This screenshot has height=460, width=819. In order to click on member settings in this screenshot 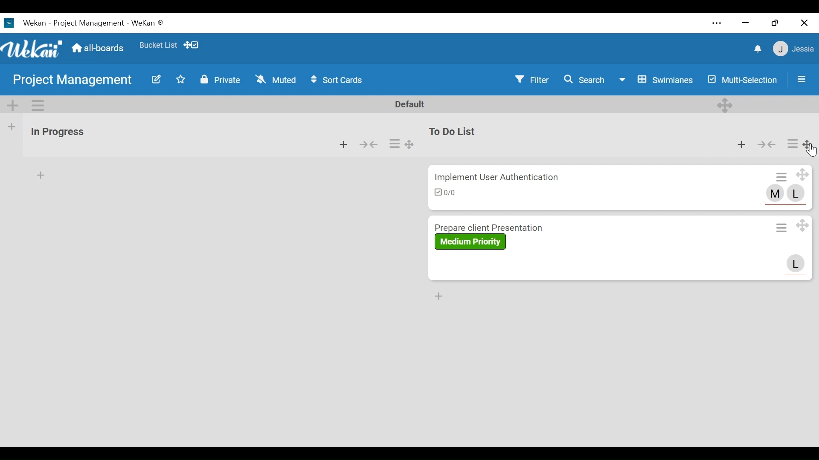, I will do `click(793, 48)`.